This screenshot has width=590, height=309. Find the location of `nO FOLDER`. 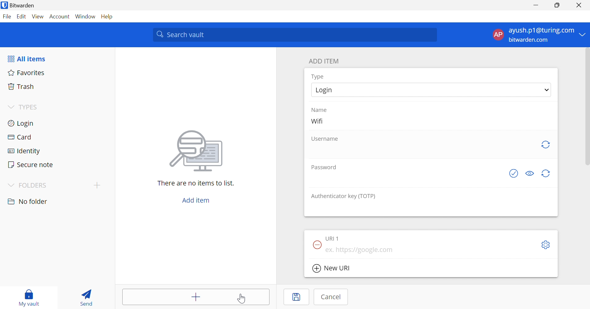

nO FOLDER is located at coordinates (27, 201).